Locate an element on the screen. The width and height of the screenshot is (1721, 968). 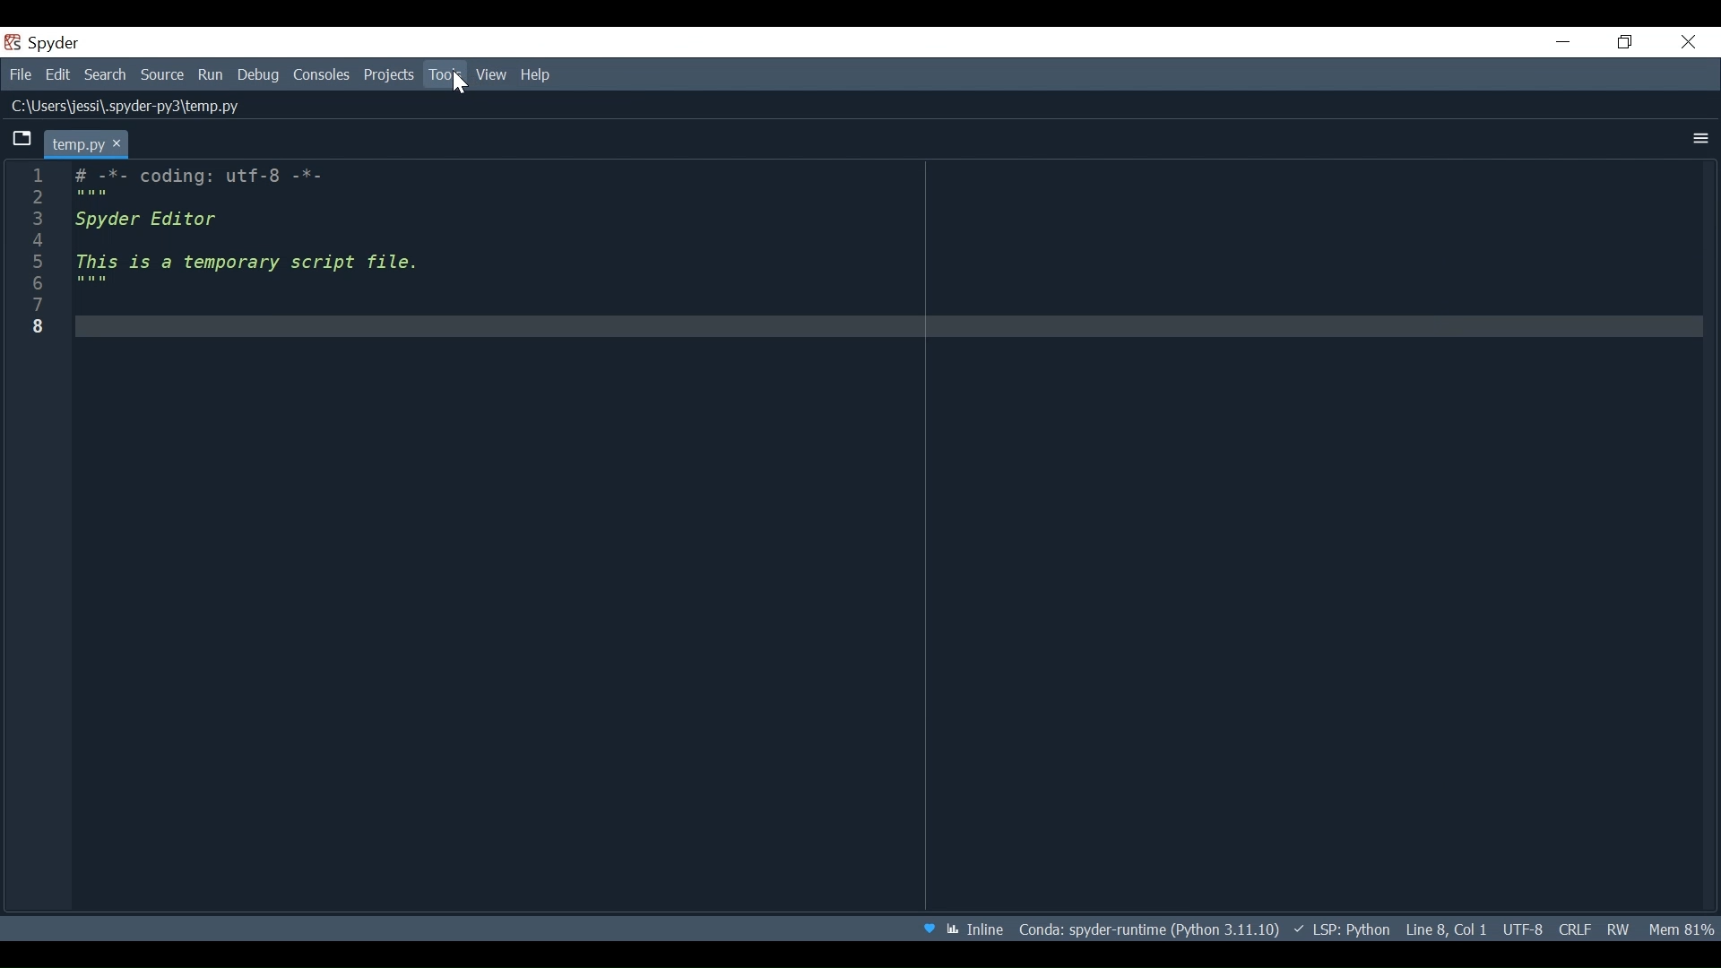
File Encoding is located at coordinates (1523, 929).